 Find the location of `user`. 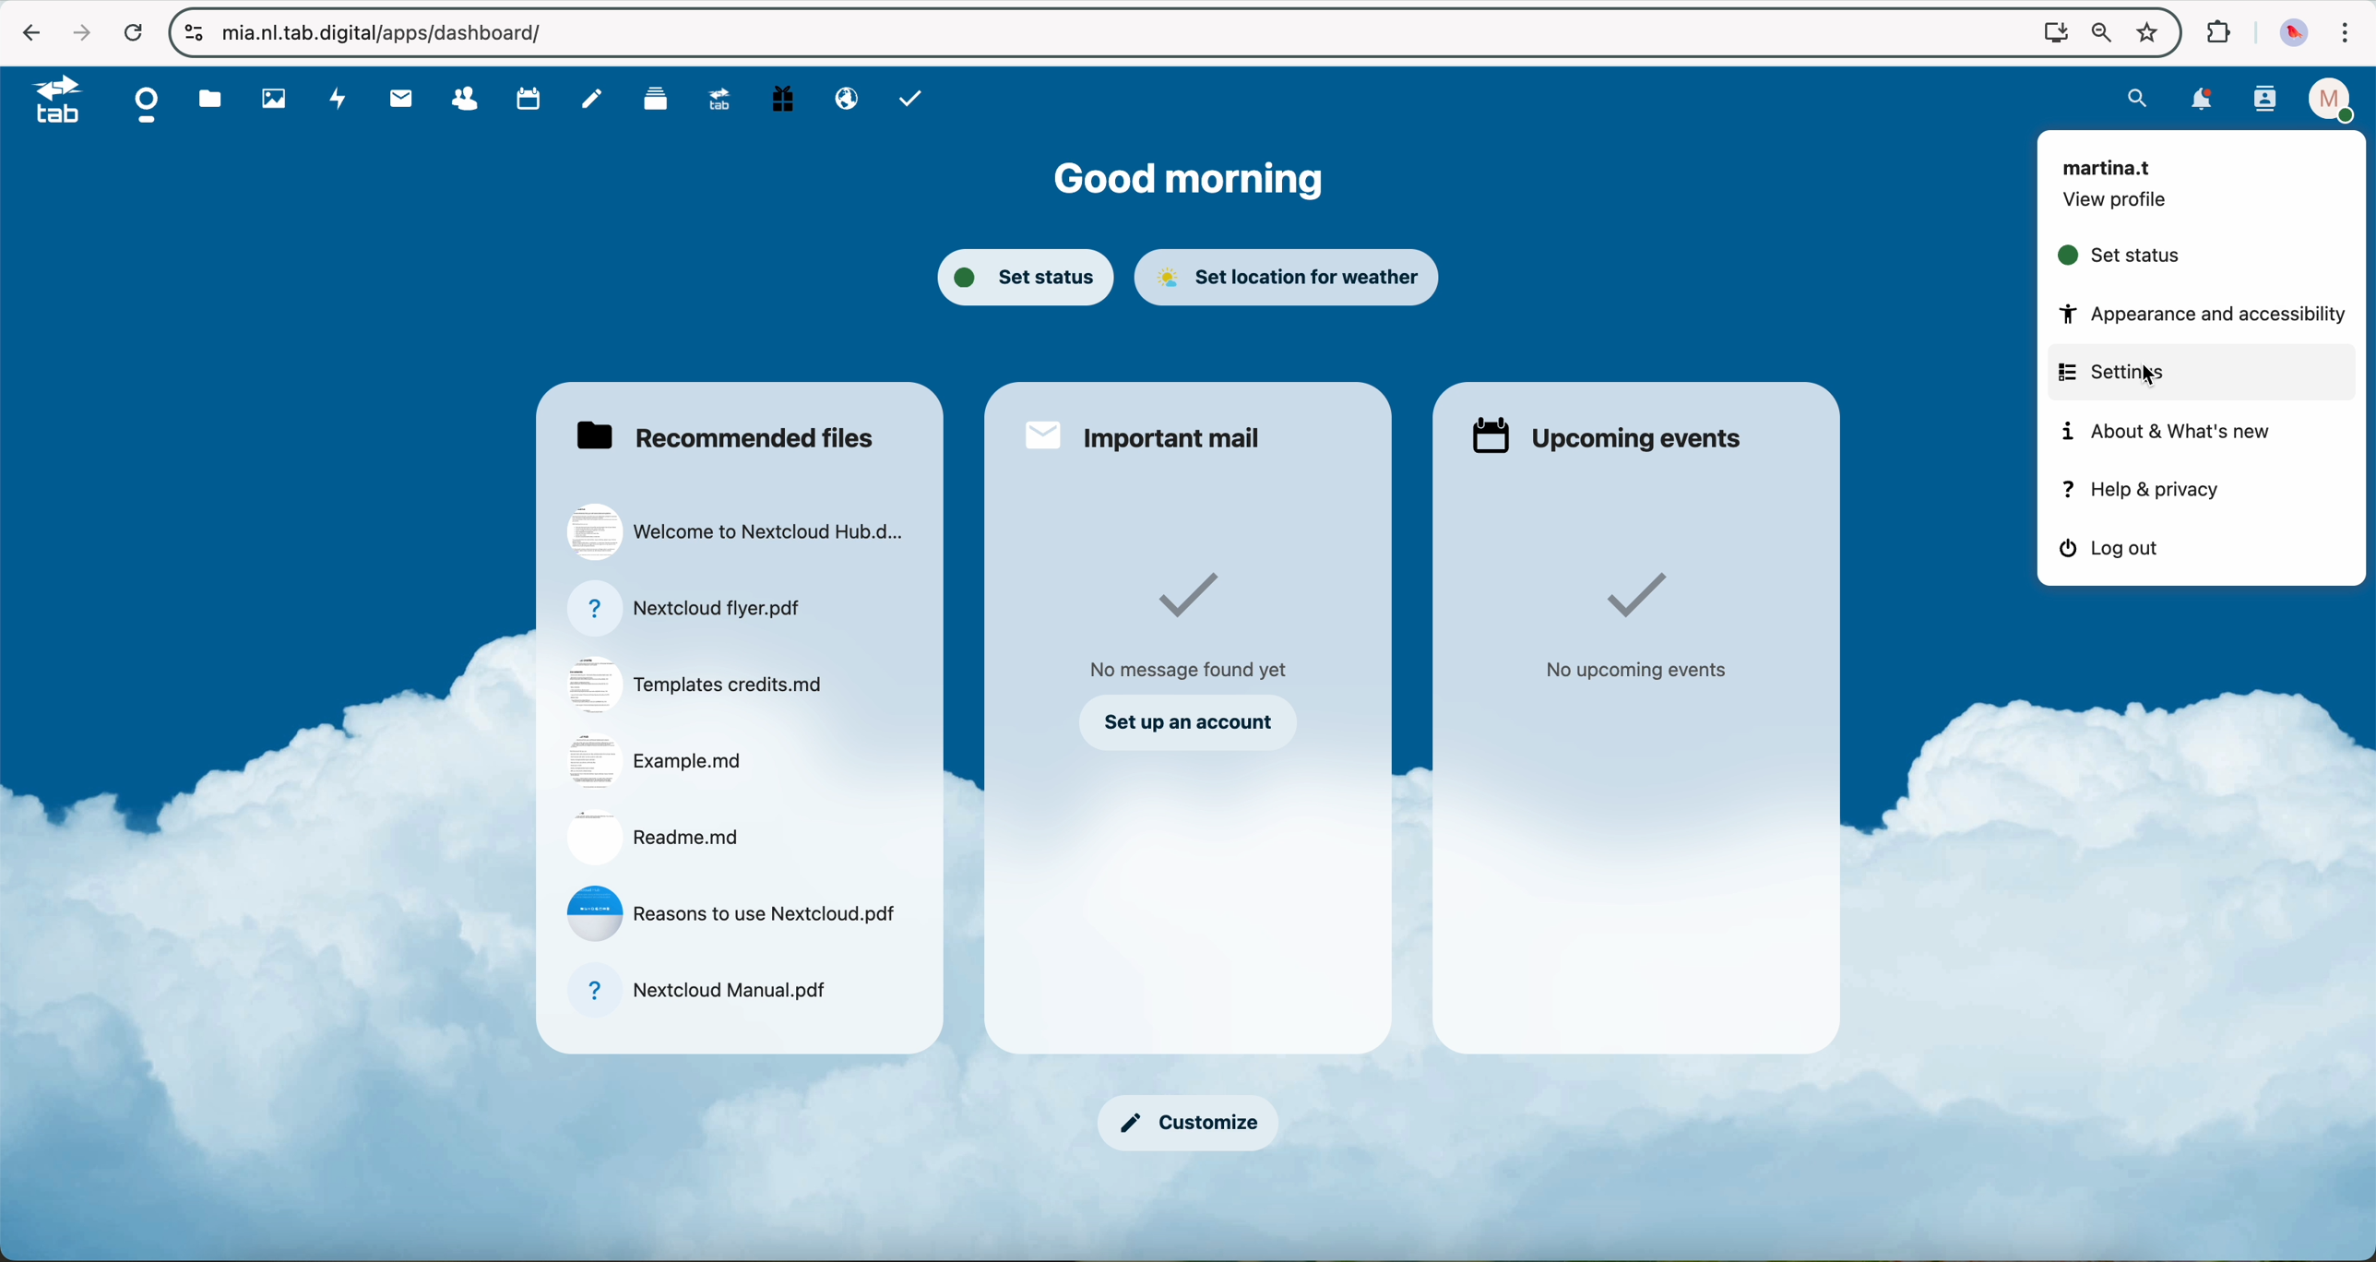

user is located at coordinates (2110, 165).